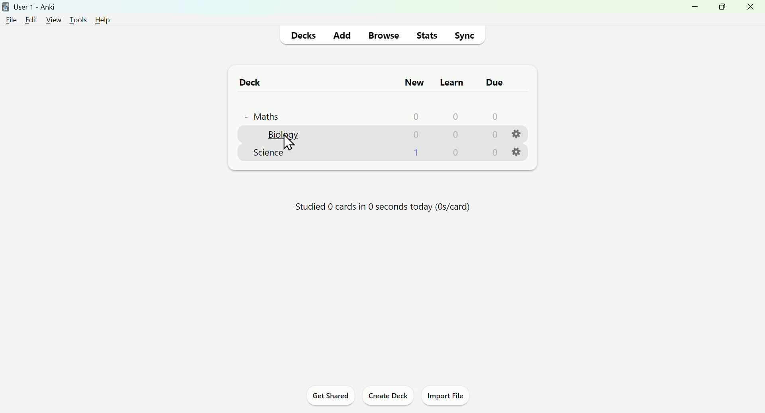 Image resolution: width=765 pixels, height=413 pixels. What do you see at coordinates (452, 117) in the screenshot?
I see `0` at bounding box center [452, 117].